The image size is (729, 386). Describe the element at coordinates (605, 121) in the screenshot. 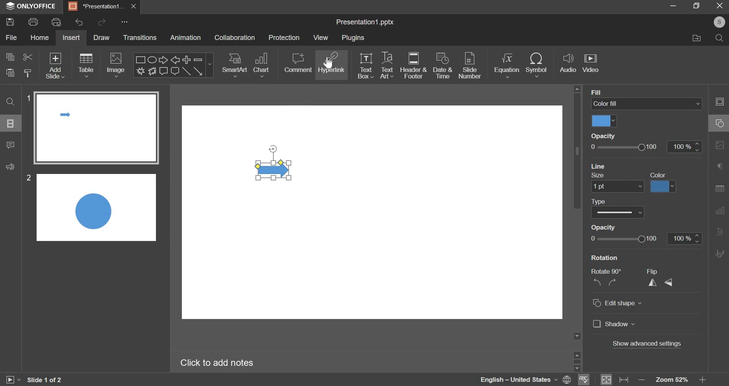

I see `select fill color` at that location.